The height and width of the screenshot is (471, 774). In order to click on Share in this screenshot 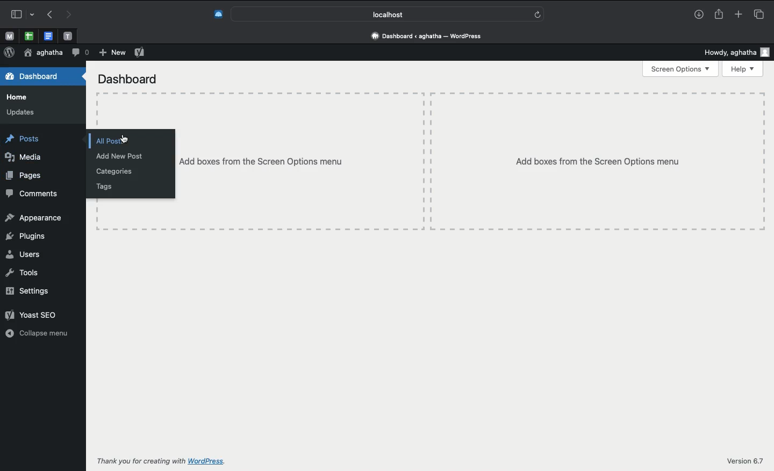, I will do `click(720, 15)`.